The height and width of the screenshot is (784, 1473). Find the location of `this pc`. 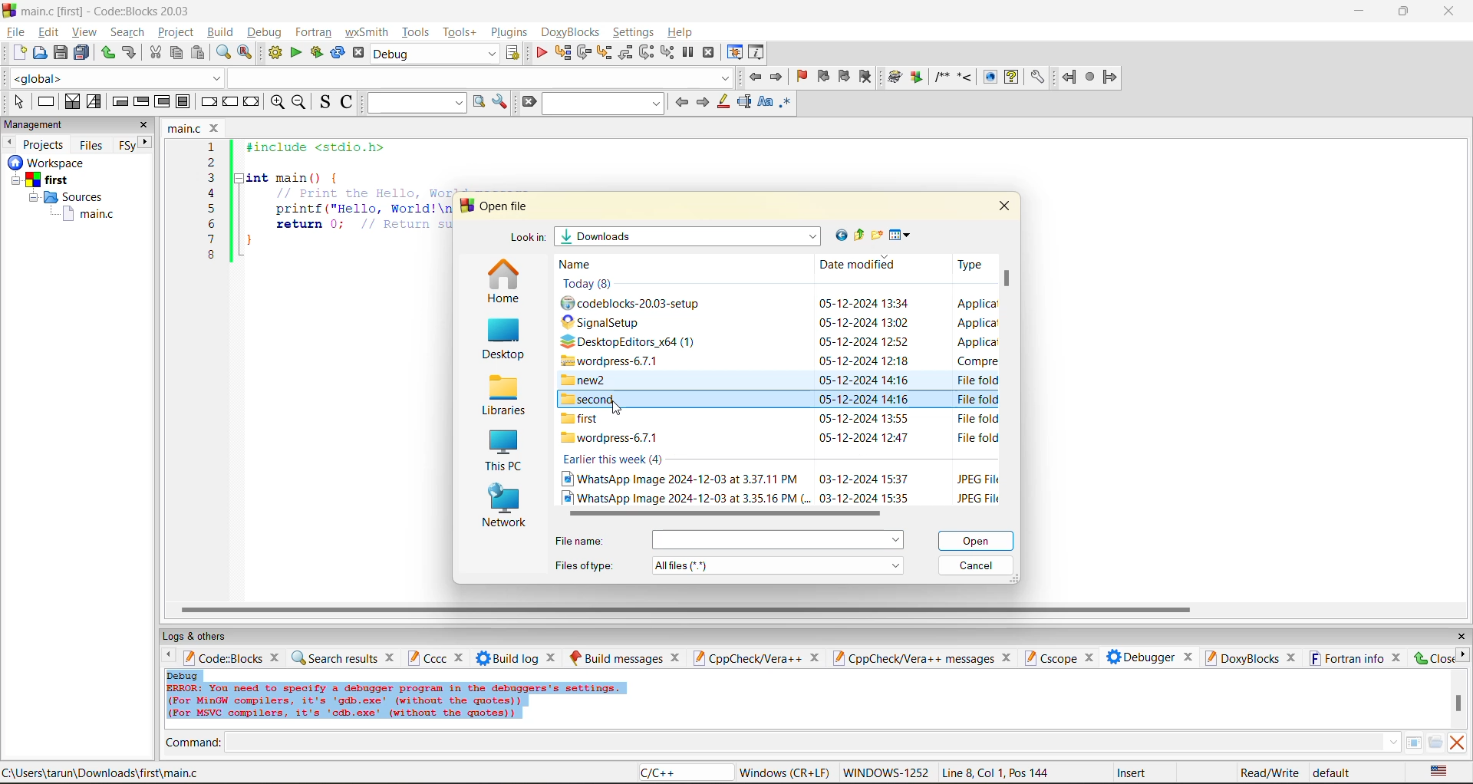

this pc is located at coordinates (502, 453).